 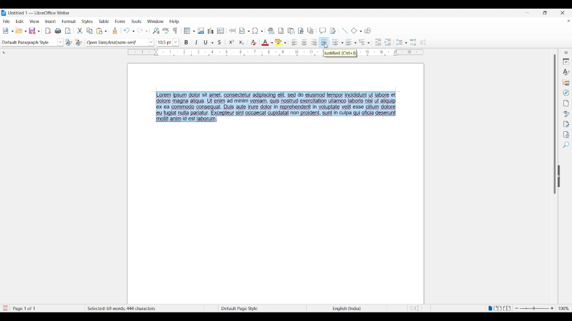 What do you see at coordinates (211, 31) in the screenshot?
I see `Insert chart` at bounding box center [211, 31].